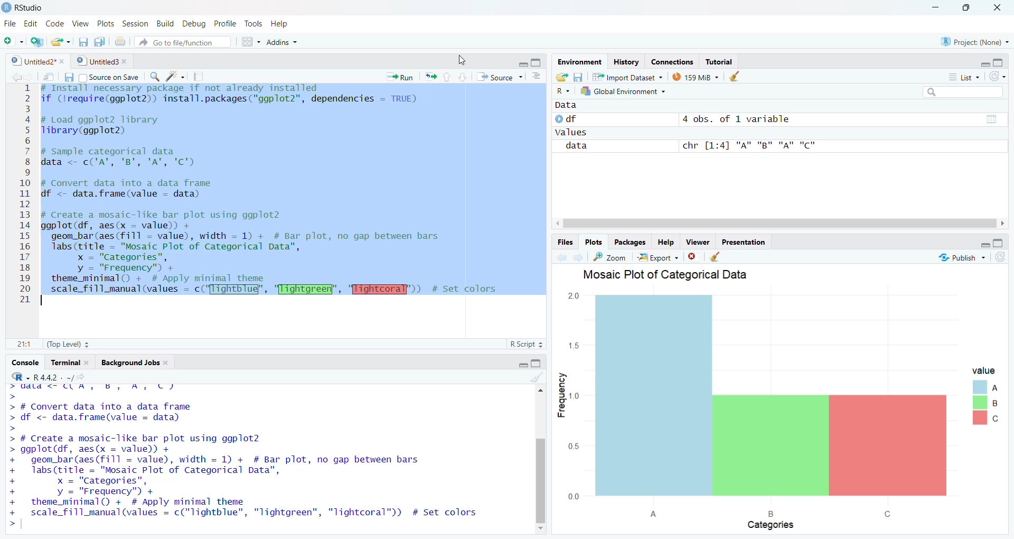 Image resolution: width=1014 pixels, height=539 pixels. I want to click on R Script, so click(526, 345).